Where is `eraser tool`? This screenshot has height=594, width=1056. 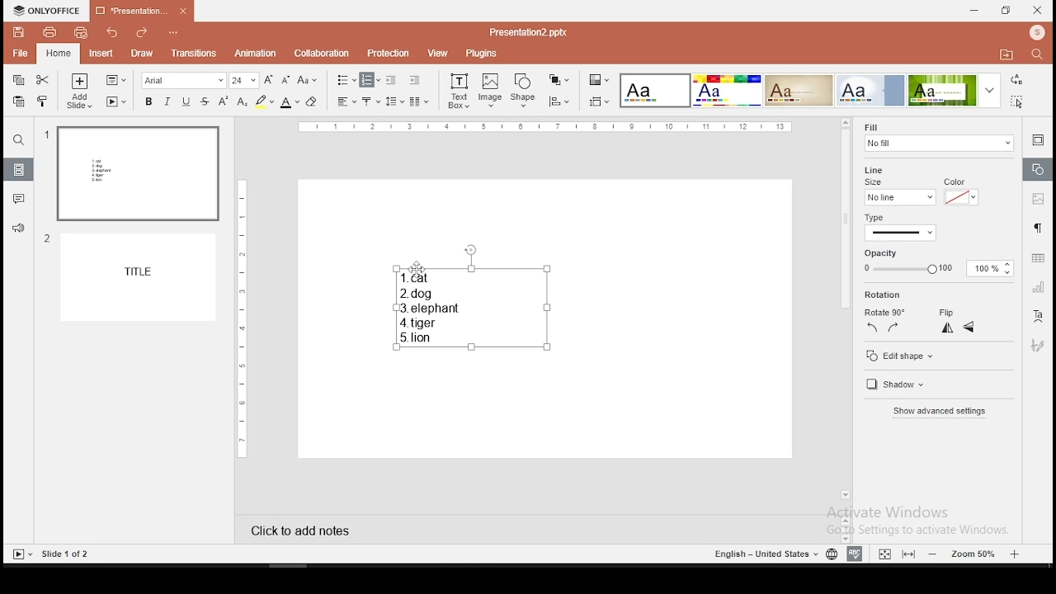 eraser tool is located at coordinates (313, 101).